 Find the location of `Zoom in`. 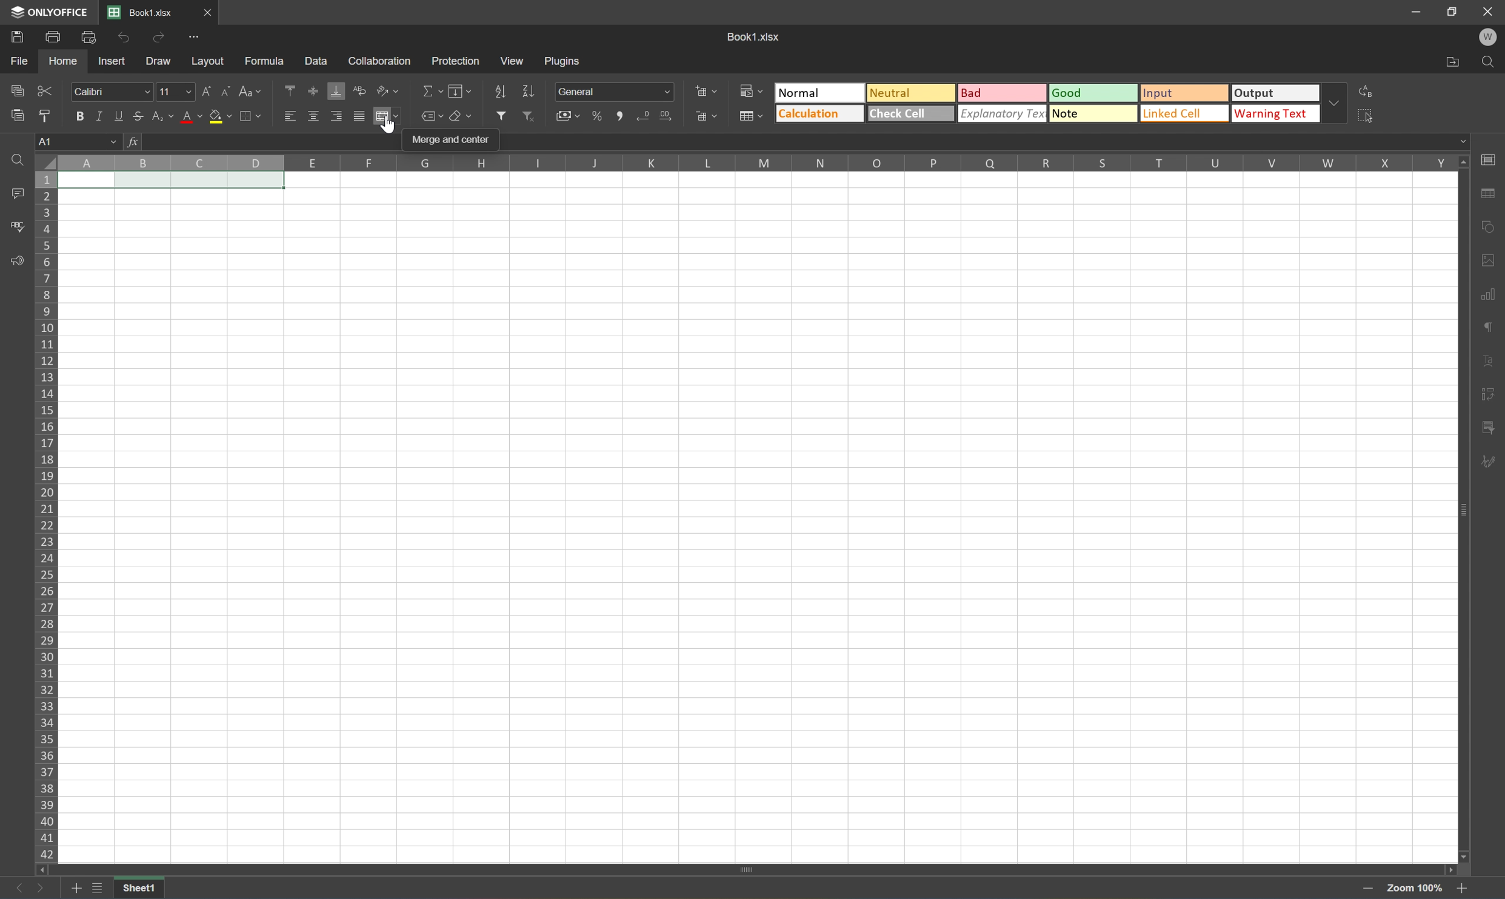

Zoom in is located at coordinates (1370, 889).